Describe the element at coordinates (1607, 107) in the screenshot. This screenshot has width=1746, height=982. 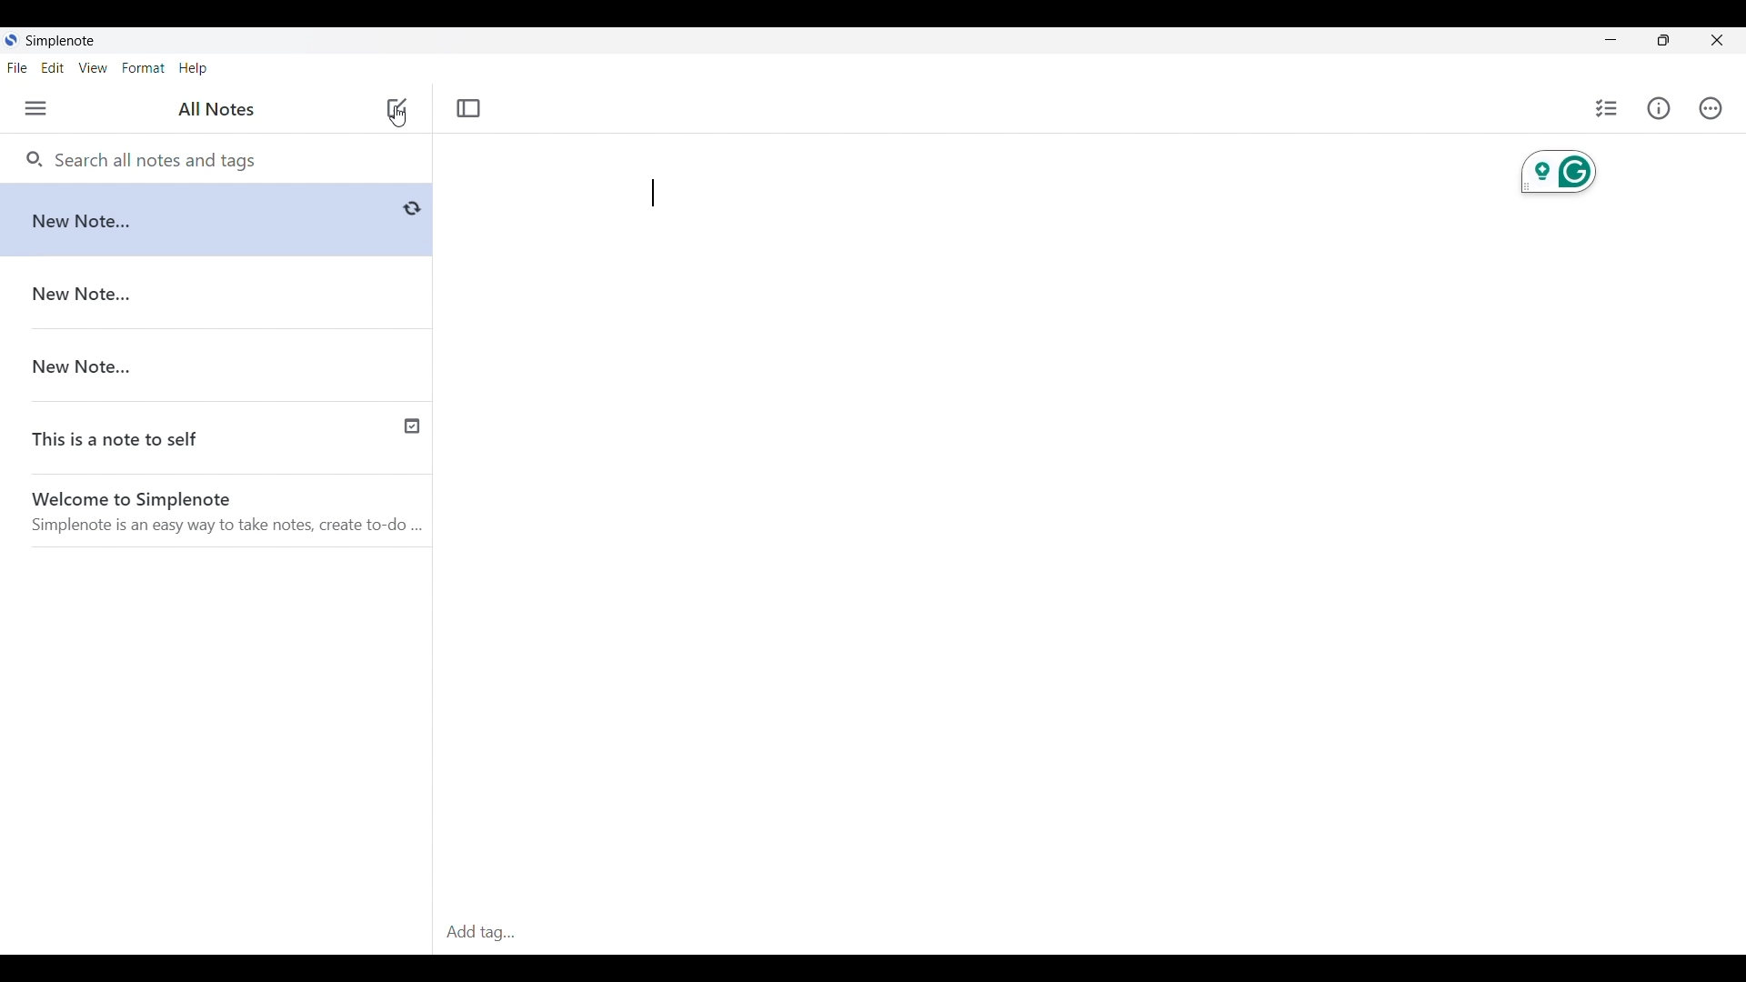
I see `Insert checklist` at that location.